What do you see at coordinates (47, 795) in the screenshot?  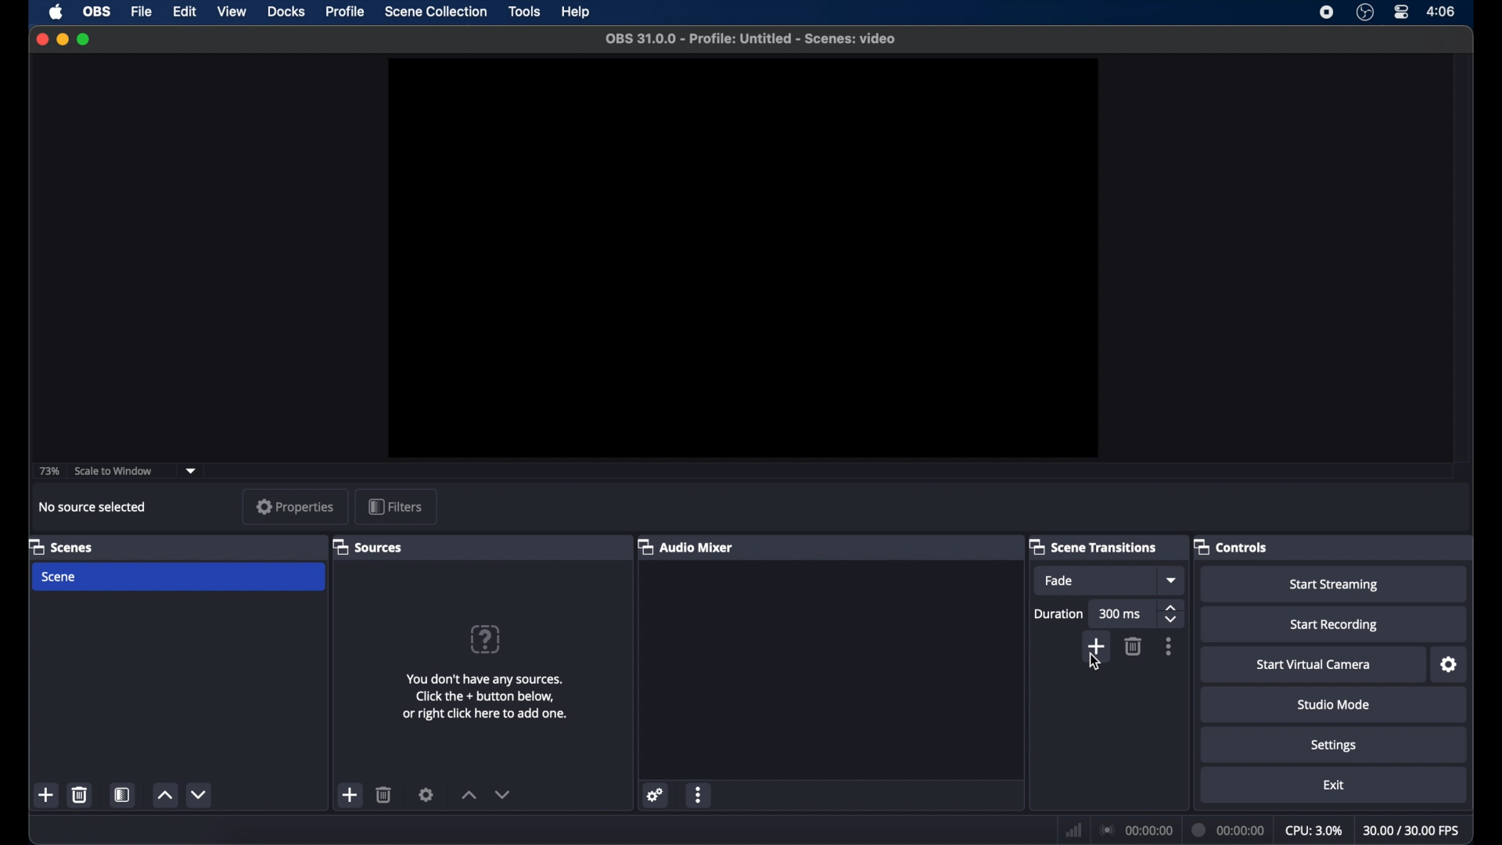 I see `add` at bounding box center [47, 795].